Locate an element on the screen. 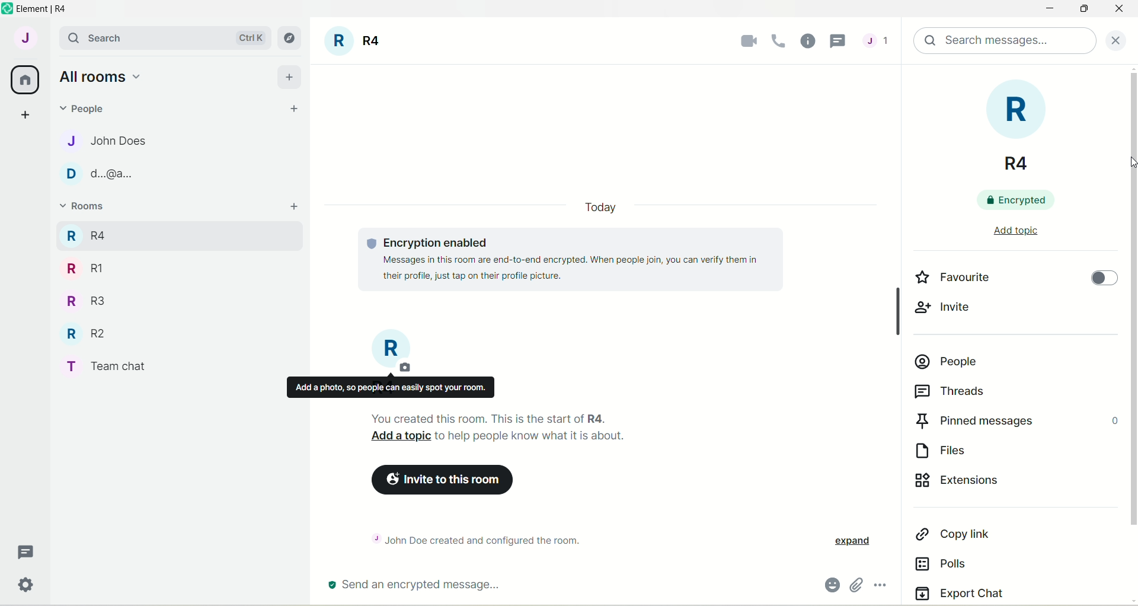 The width and height of the screenshot is (1138, 606). all rooms is located at coordinates (99, 76).